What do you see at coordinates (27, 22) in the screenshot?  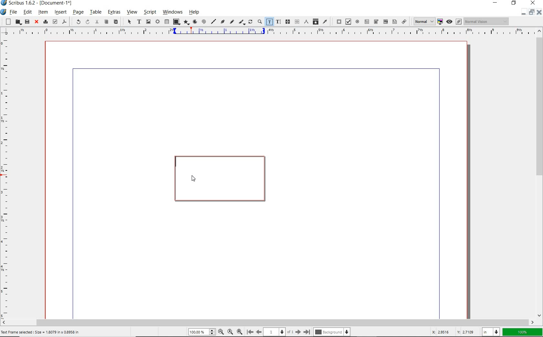 I see `save` at bounding box center [27, 22].